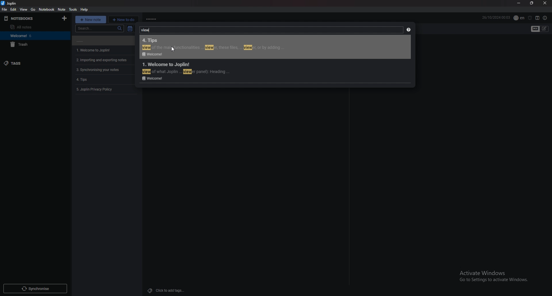  Describe the element at coordinates (13, 9) in the screenshot. I see `edit` at that location.